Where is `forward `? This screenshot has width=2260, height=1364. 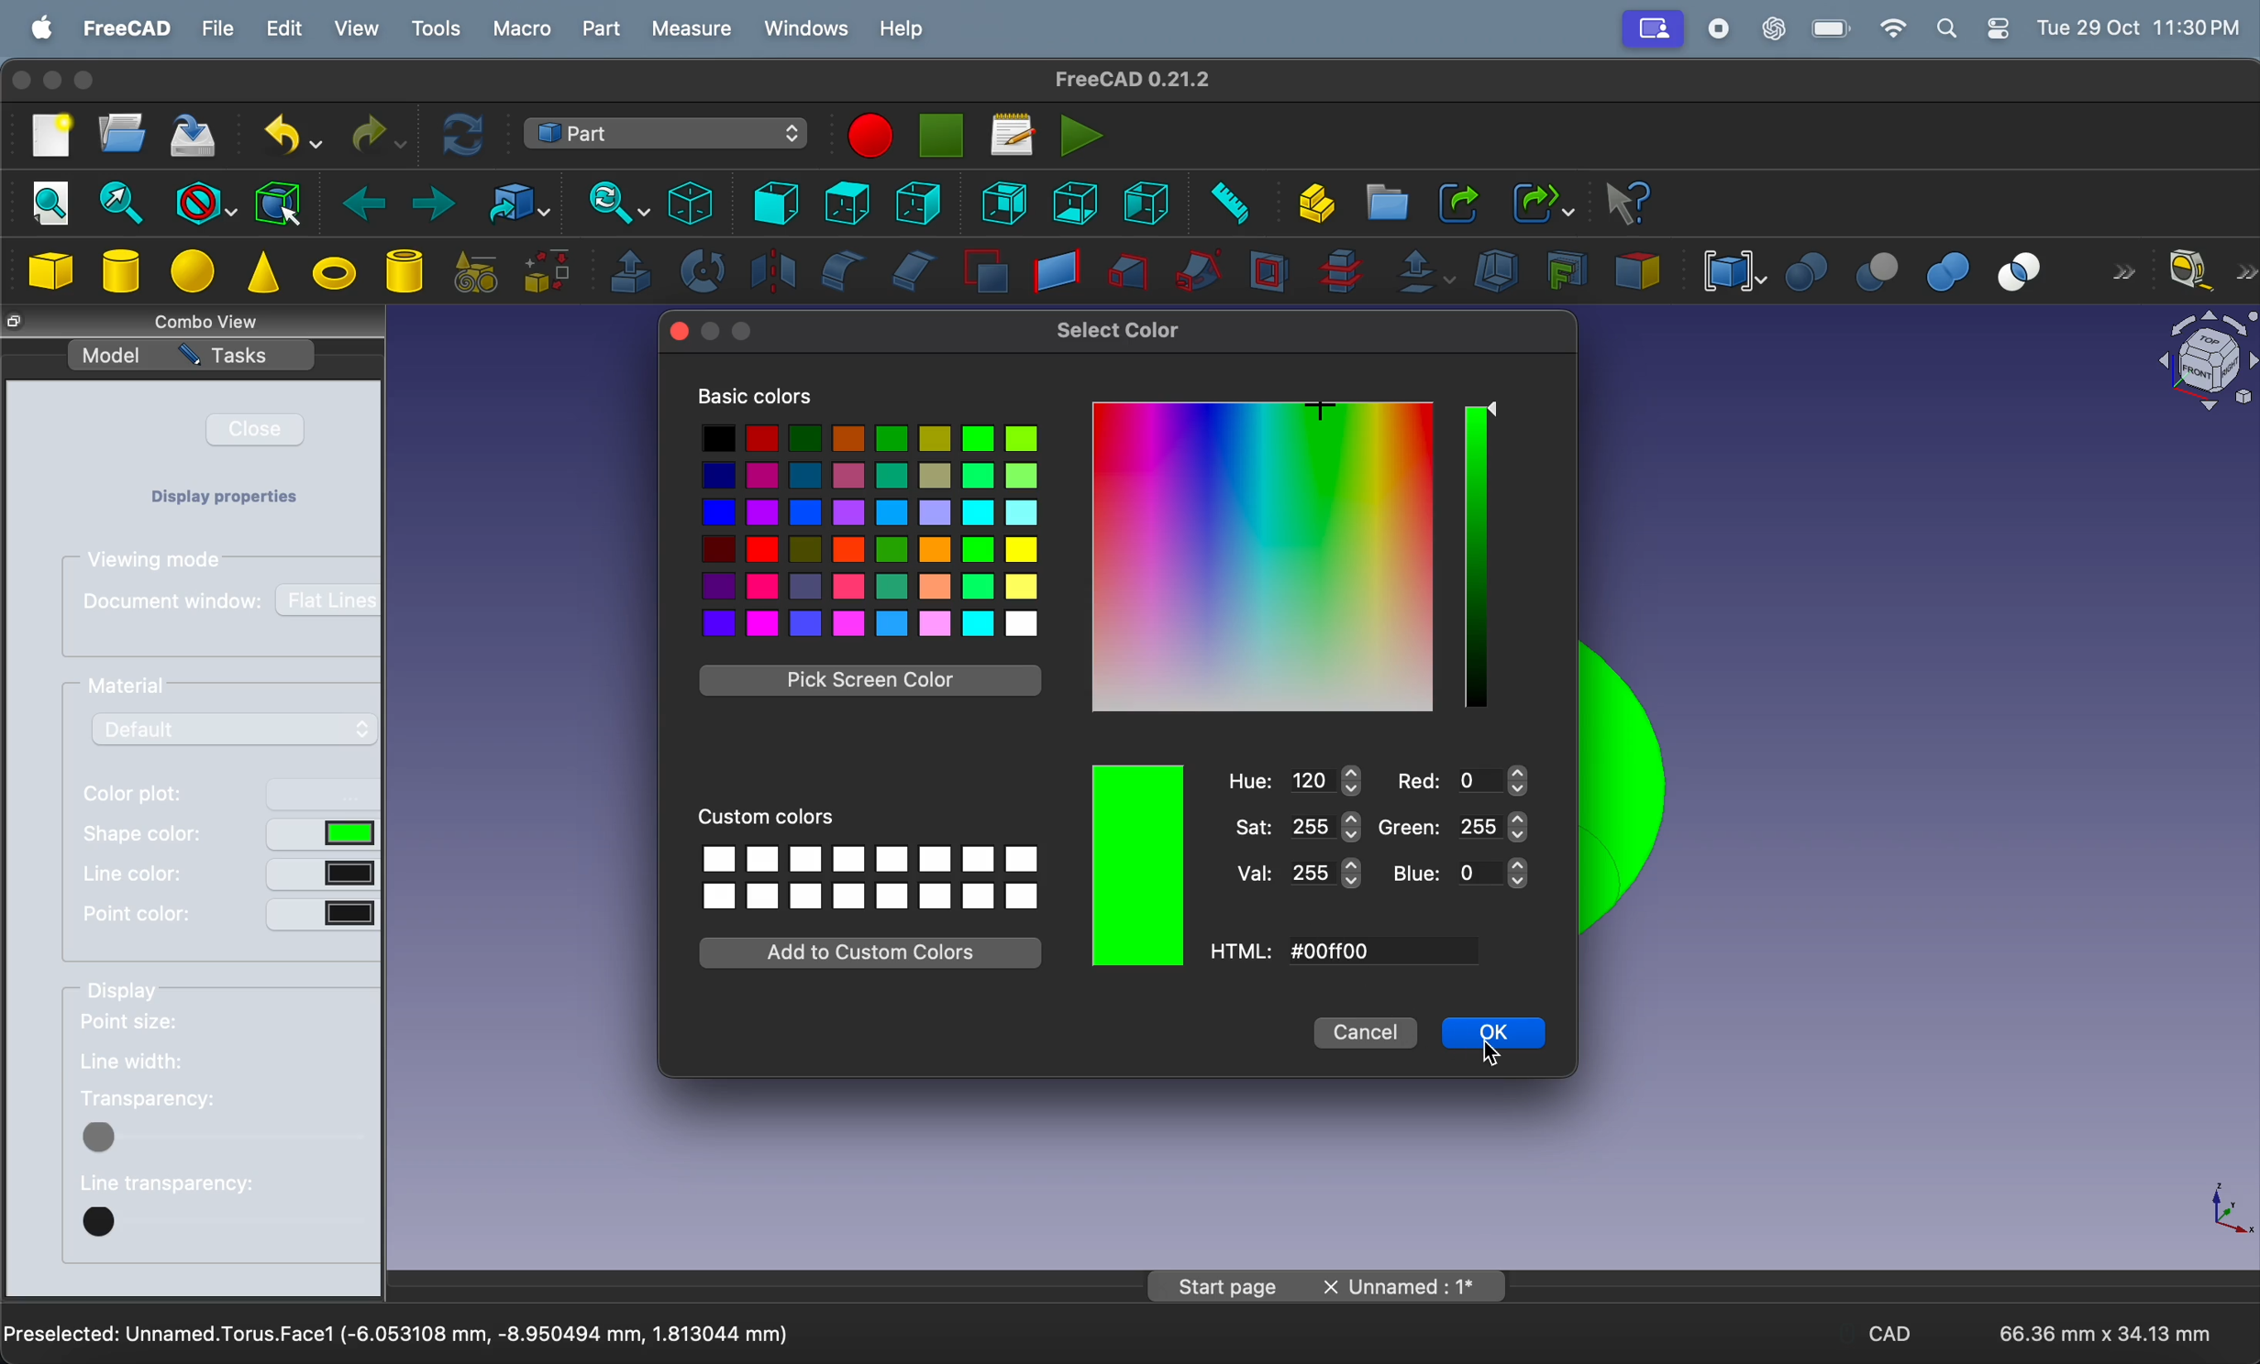 forward  is located at coordinates (426, 202).